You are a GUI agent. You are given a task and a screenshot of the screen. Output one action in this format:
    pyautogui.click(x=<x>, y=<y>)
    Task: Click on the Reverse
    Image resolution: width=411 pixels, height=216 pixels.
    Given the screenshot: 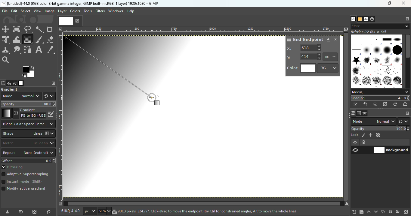 What is the action you would take?
    pyautogui.click(x=29, y=113)
    